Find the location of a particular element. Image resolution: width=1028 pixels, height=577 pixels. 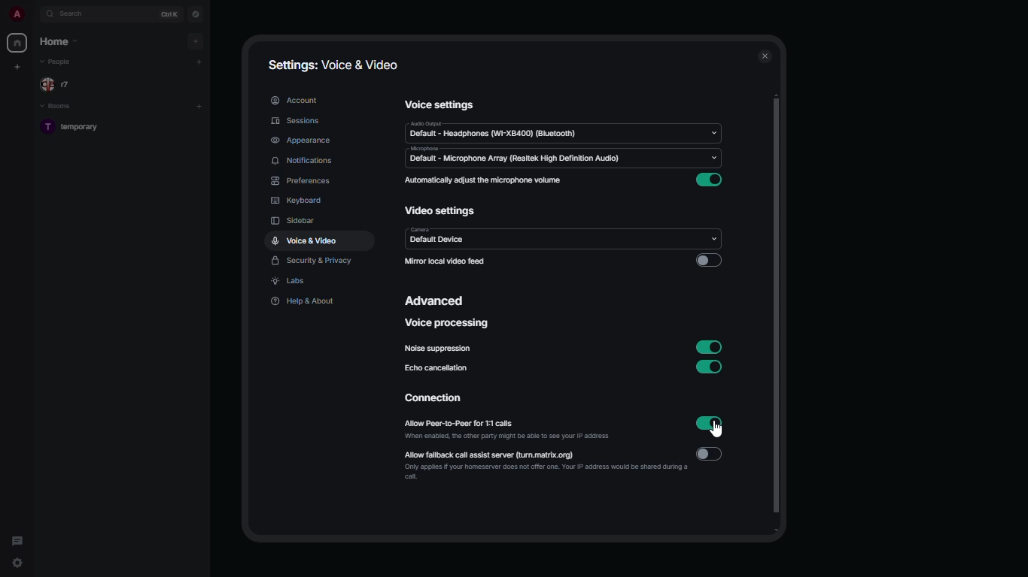

add is located at coordinates (199, 61).